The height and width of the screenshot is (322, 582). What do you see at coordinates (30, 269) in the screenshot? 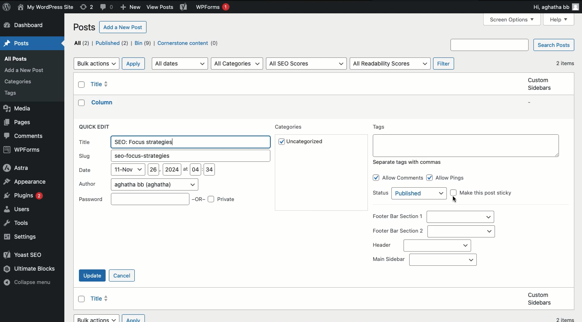
I see `Ultimate blocks` at bounding box center [30, 269].